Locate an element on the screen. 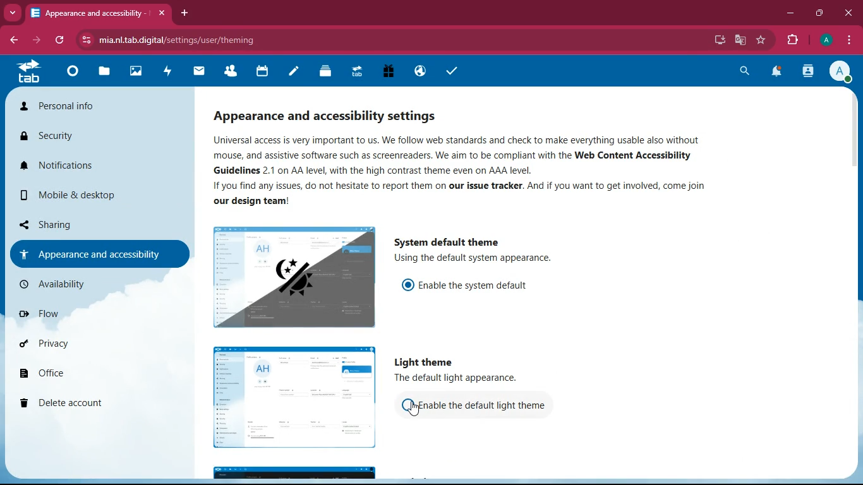  activity is located at coordinates (167, 71).